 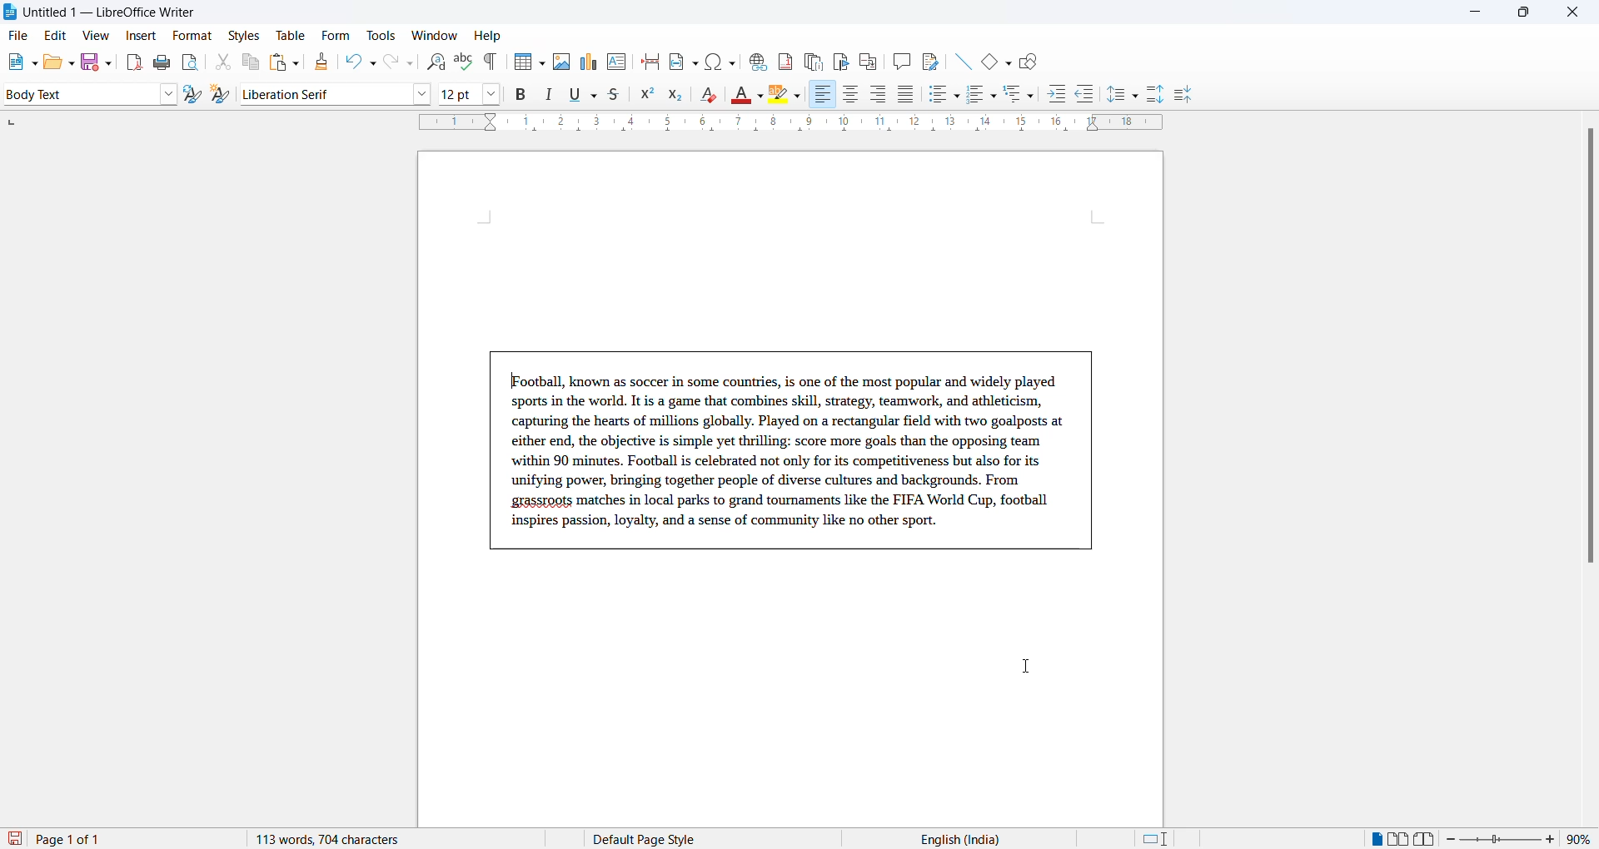 I want to click on spellings, so click(x=463, y=60).